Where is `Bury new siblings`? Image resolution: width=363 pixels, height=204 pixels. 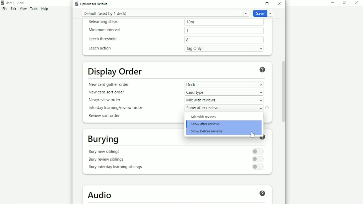 Bury new siblings is located at coordinates (105, 151).